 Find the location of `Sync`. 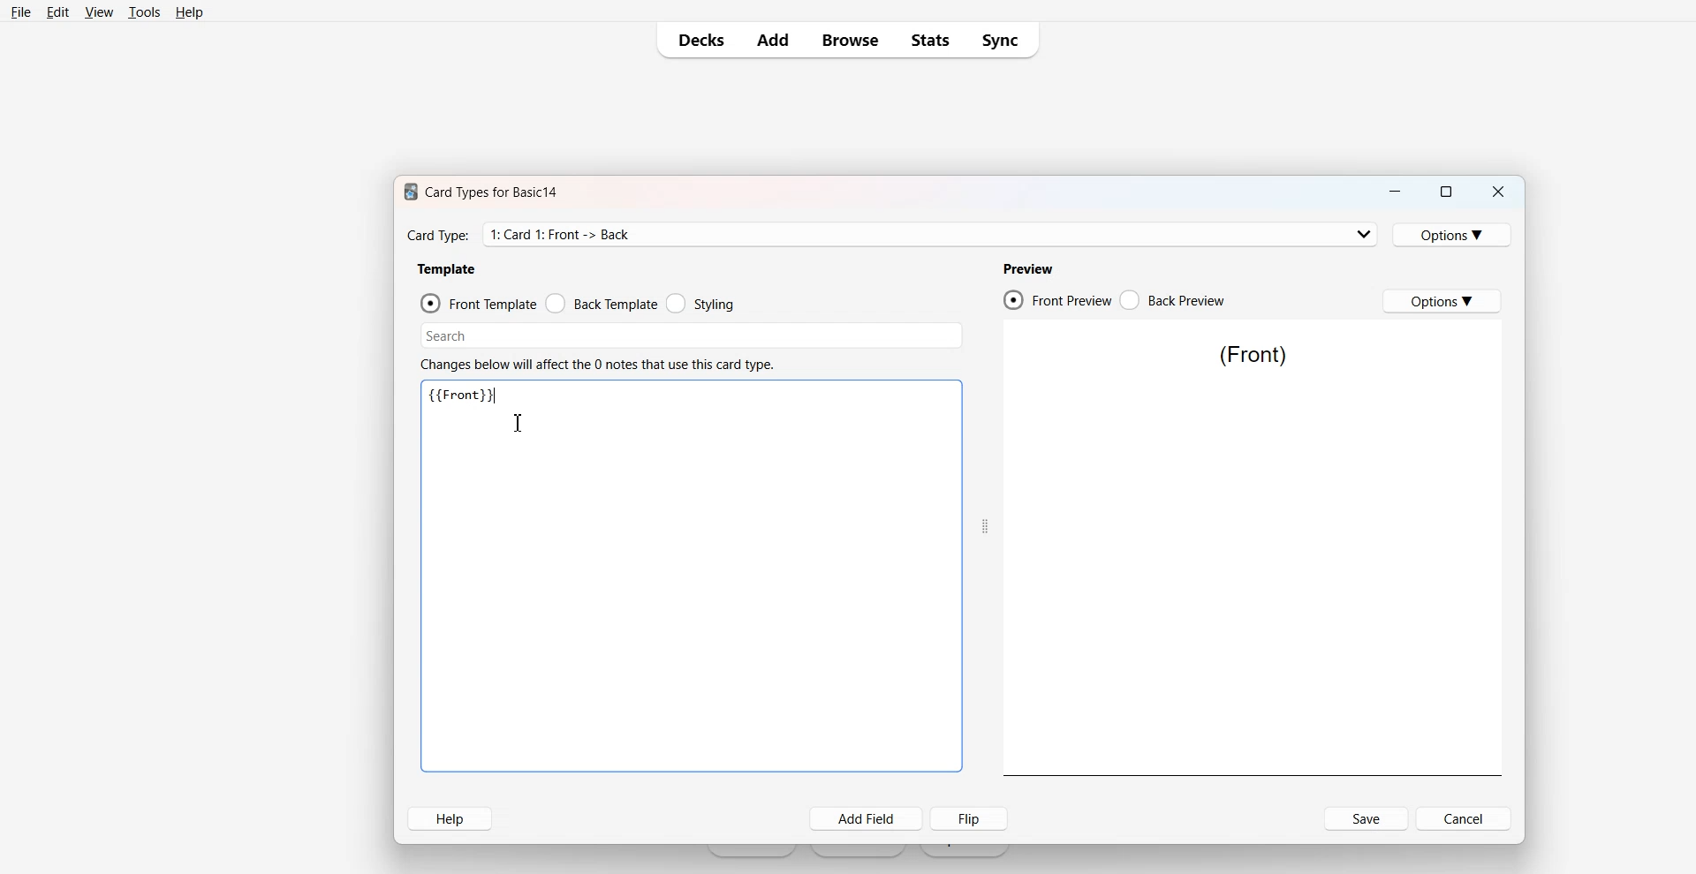

Sync is located at coordinates (1003, 40).